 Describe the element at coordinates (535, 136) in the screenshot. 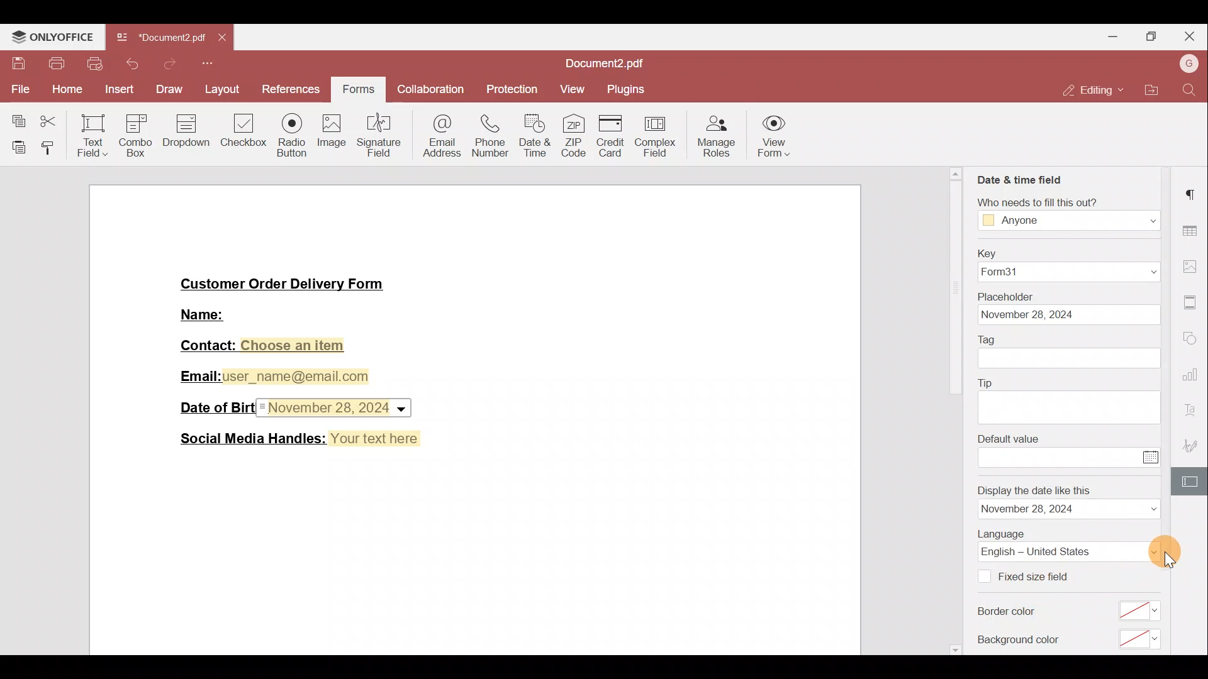

I see `Date & time` at that location.